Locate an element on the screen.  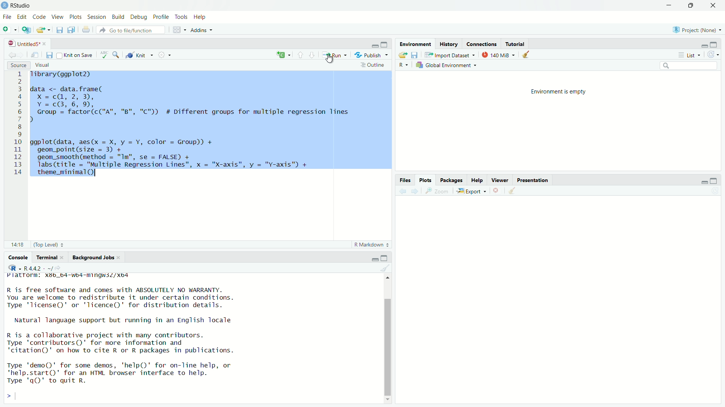
minimise is located at coordinates (697, 180).